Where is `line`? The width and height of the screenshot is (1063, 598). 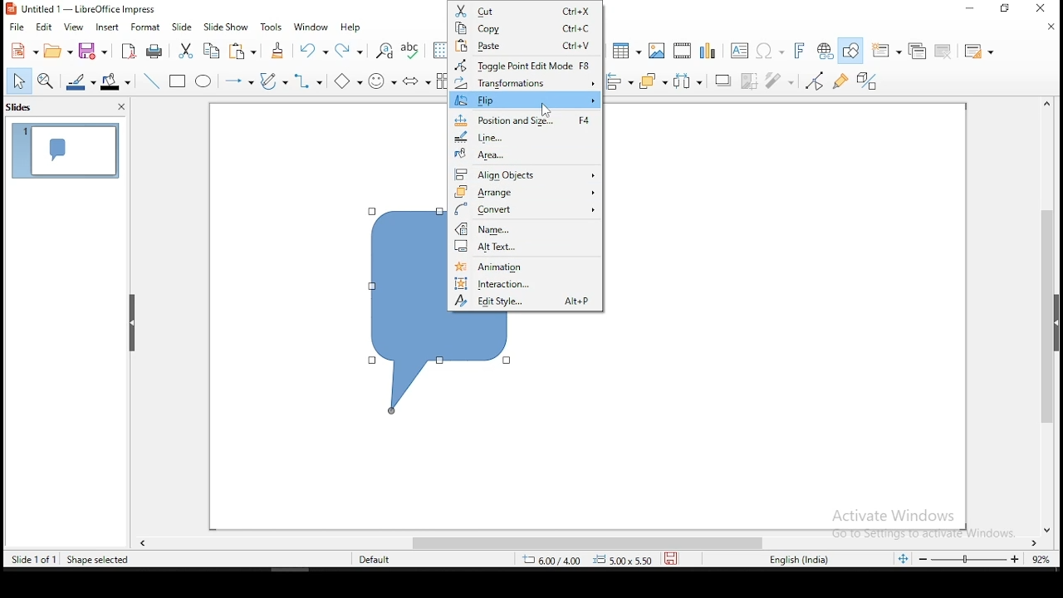 line is located at coordinates (152, 81).